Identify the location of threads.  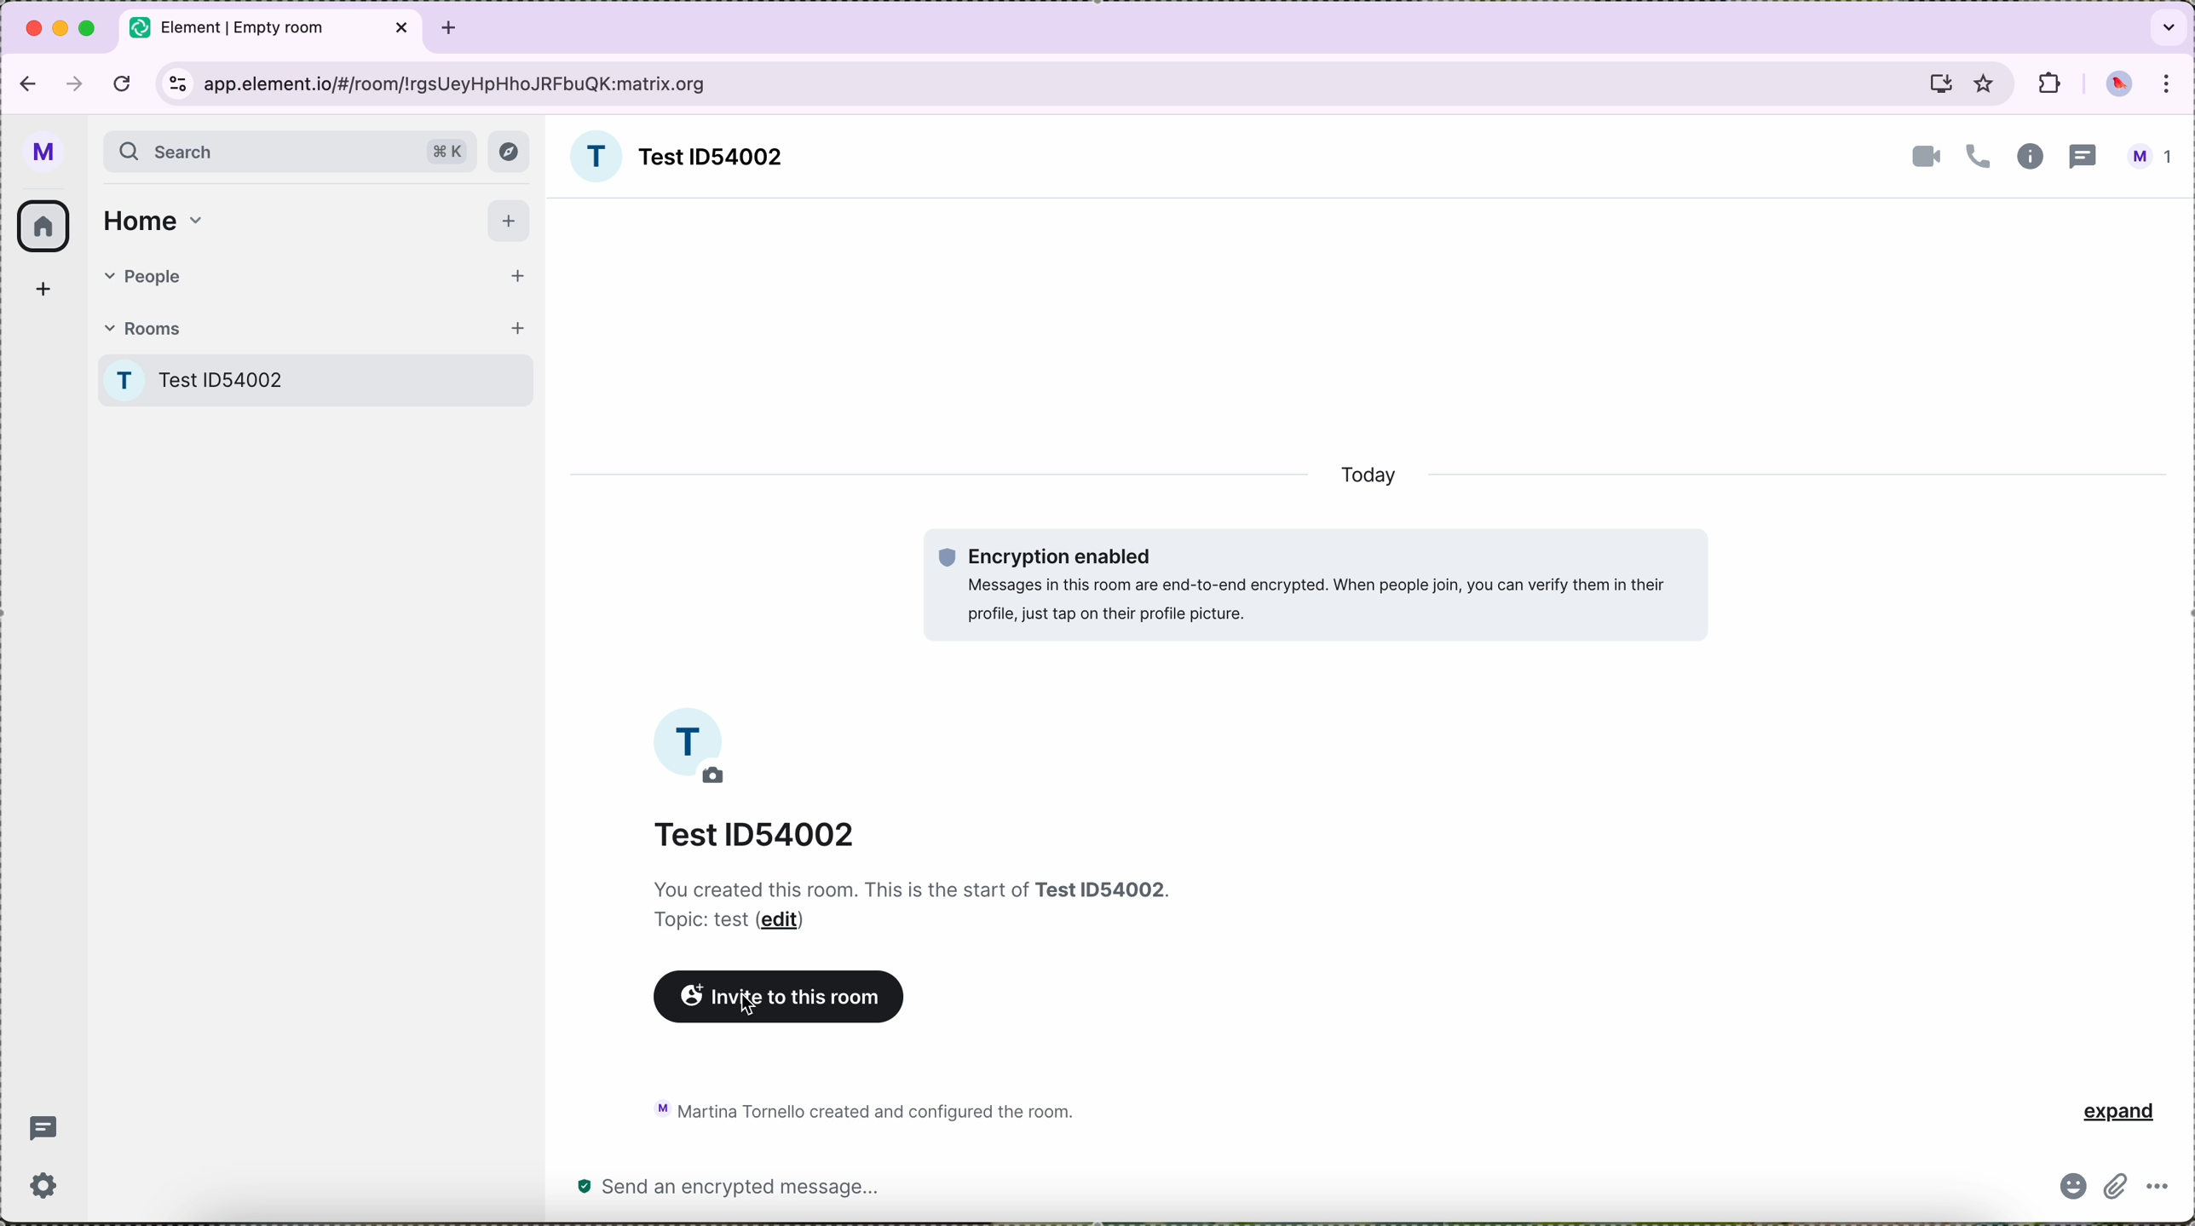
(49, 1127).